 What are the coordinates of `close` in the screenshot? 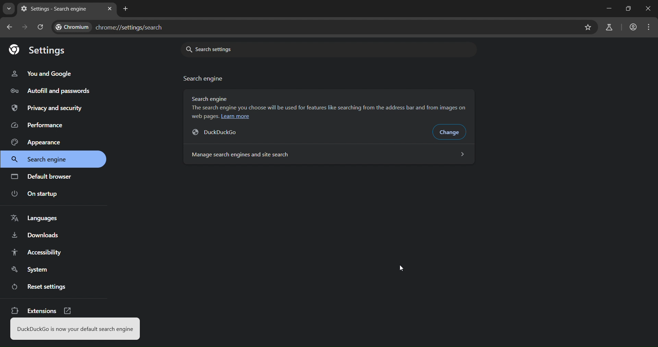 It's located at (649, 8).